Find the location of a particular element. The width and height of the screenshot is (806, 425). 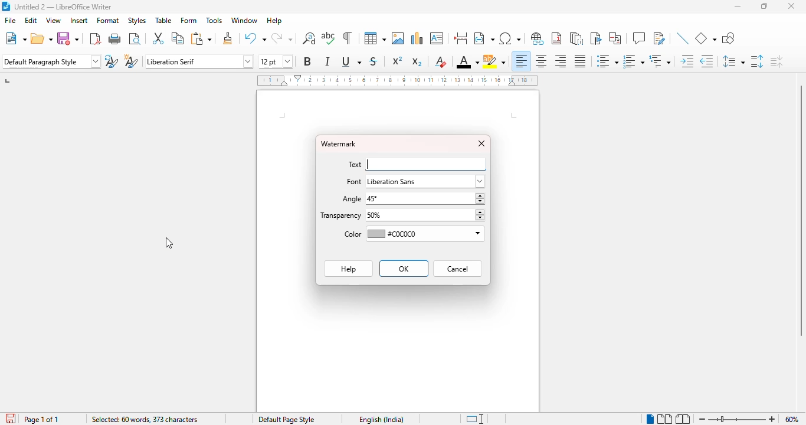

minimize is located at coordinates (738, 6).